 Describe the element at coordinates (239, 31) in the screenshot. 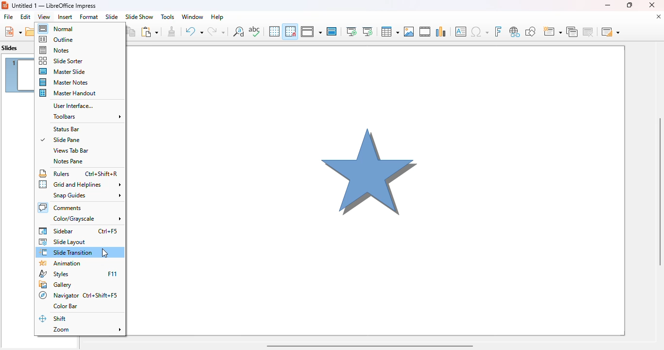

I see `find and replace` at that location.